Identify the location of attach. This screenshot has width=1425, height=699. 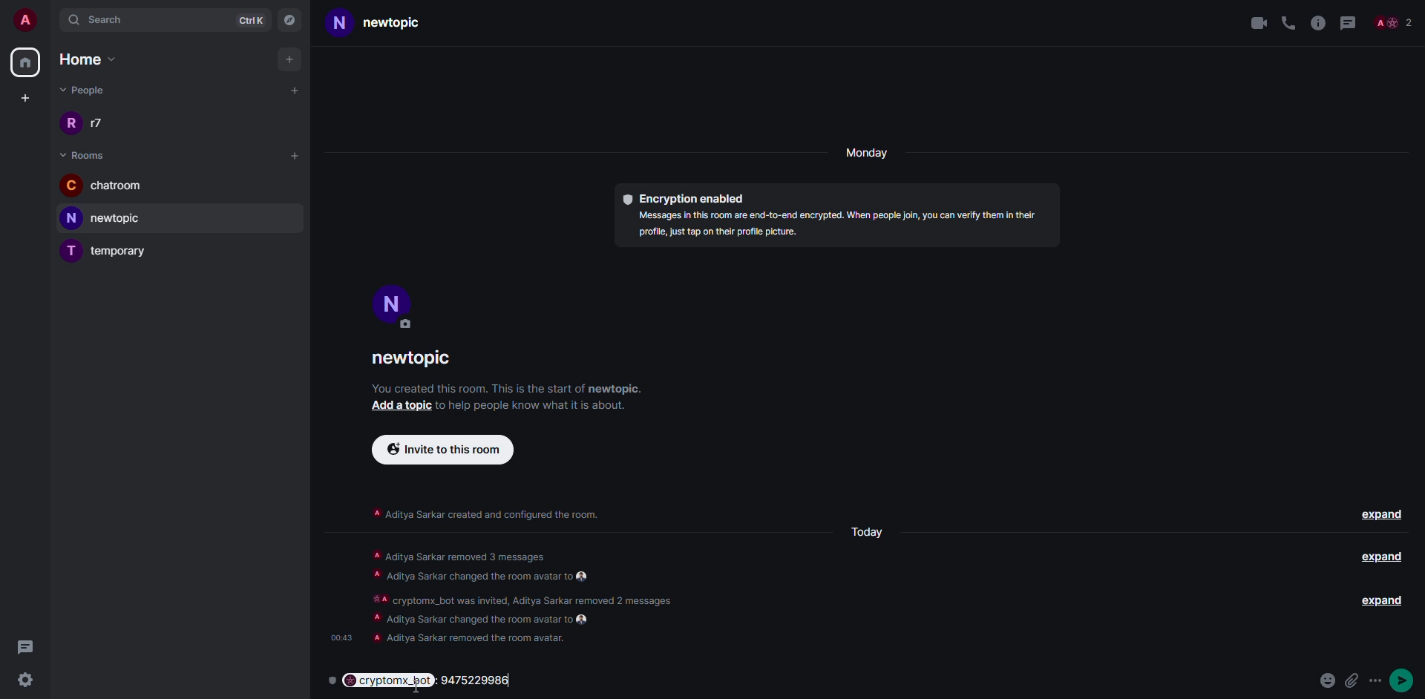
(1363, 680).